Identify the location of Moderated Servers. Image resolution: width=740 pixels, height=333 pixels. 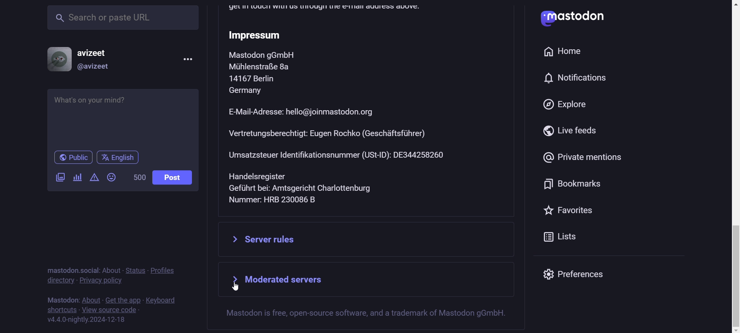
(372, 281).